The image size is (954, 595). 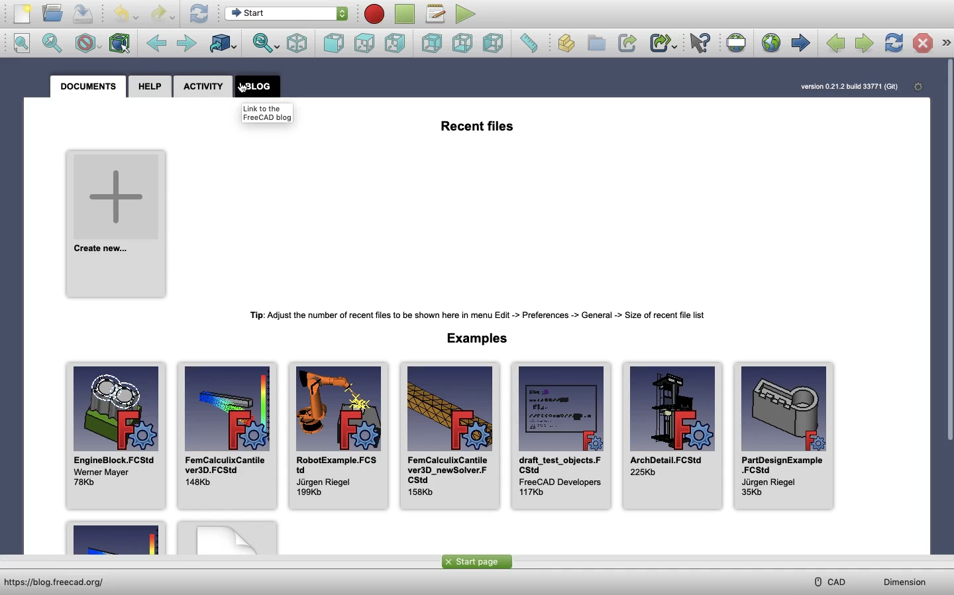 What do you see at coordinates (566, 43) in the screenshot?
I see ` Create Part` at bounding box center [566, 43].